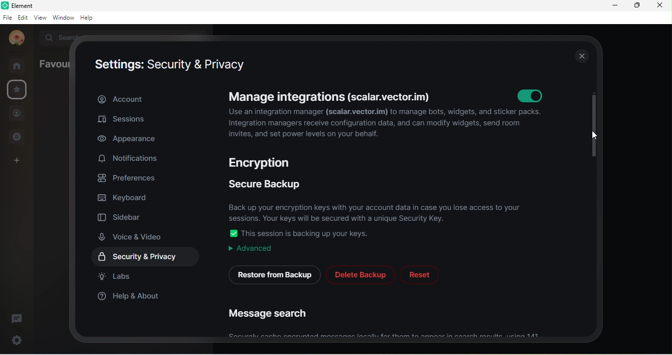  I want to click on minimize, so click(616, 5).